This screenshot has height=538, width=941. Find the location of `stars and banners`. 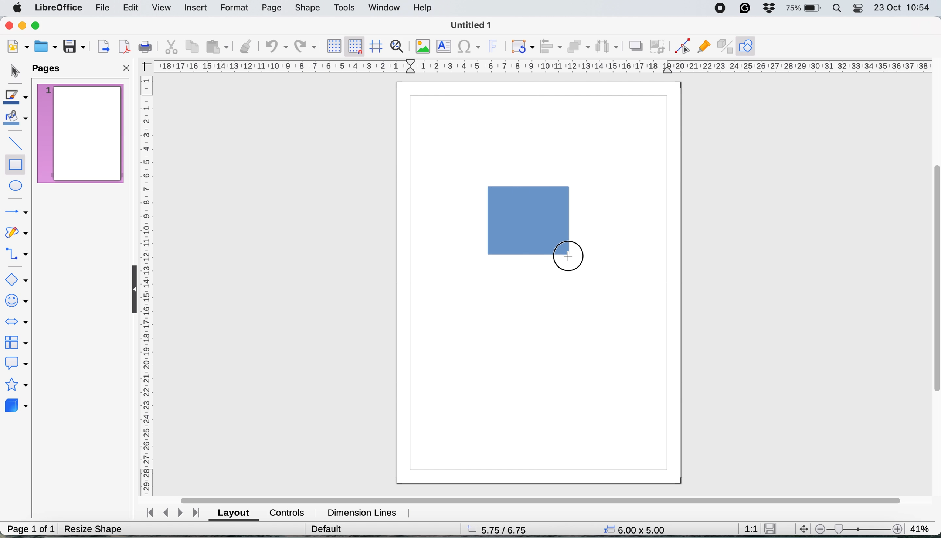

stars and banners is located at coordinates (16, 385).